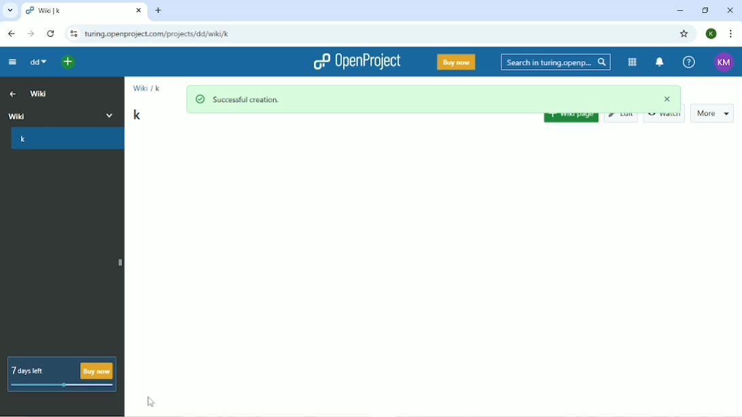  I want to click on To notification center, so click(660, 62).